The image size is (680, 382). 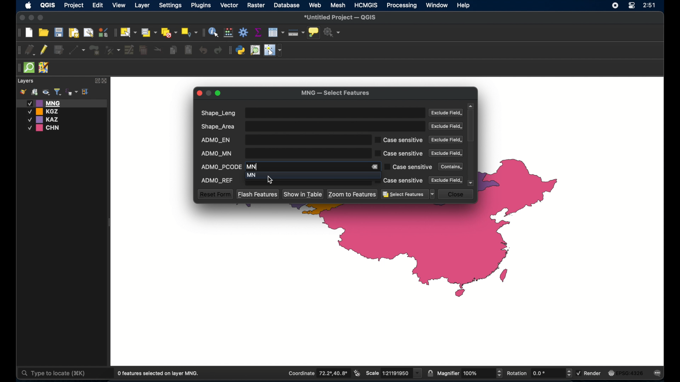 What do you see at coordinates (446, 153) in the screenshot?
I see `exclude field` at bounding box center [446, 153].